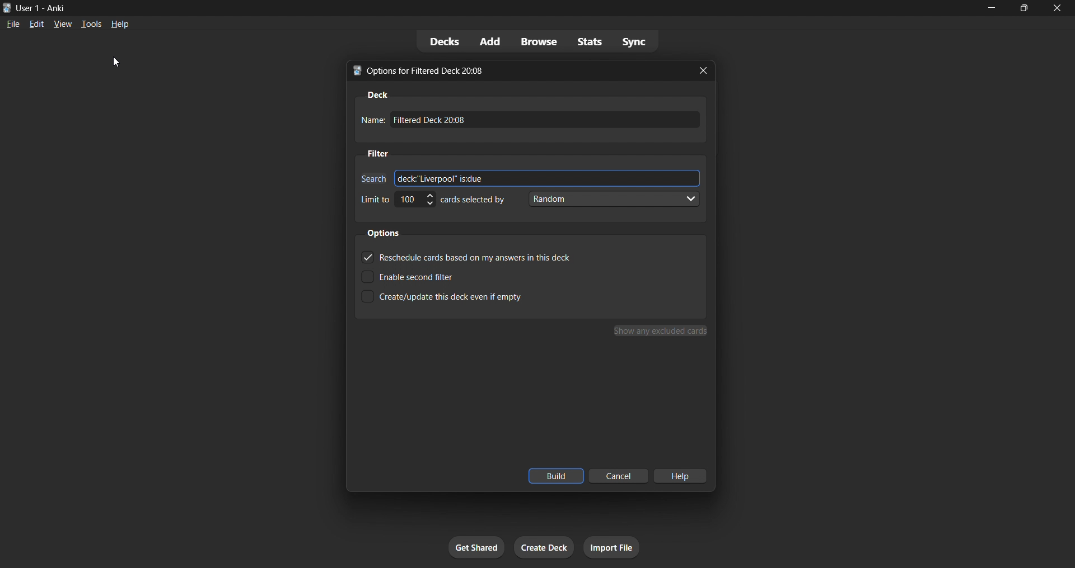 The width and height of the screenshot is (1075, 568). I want to click on random card selection option, so click(612, 199).